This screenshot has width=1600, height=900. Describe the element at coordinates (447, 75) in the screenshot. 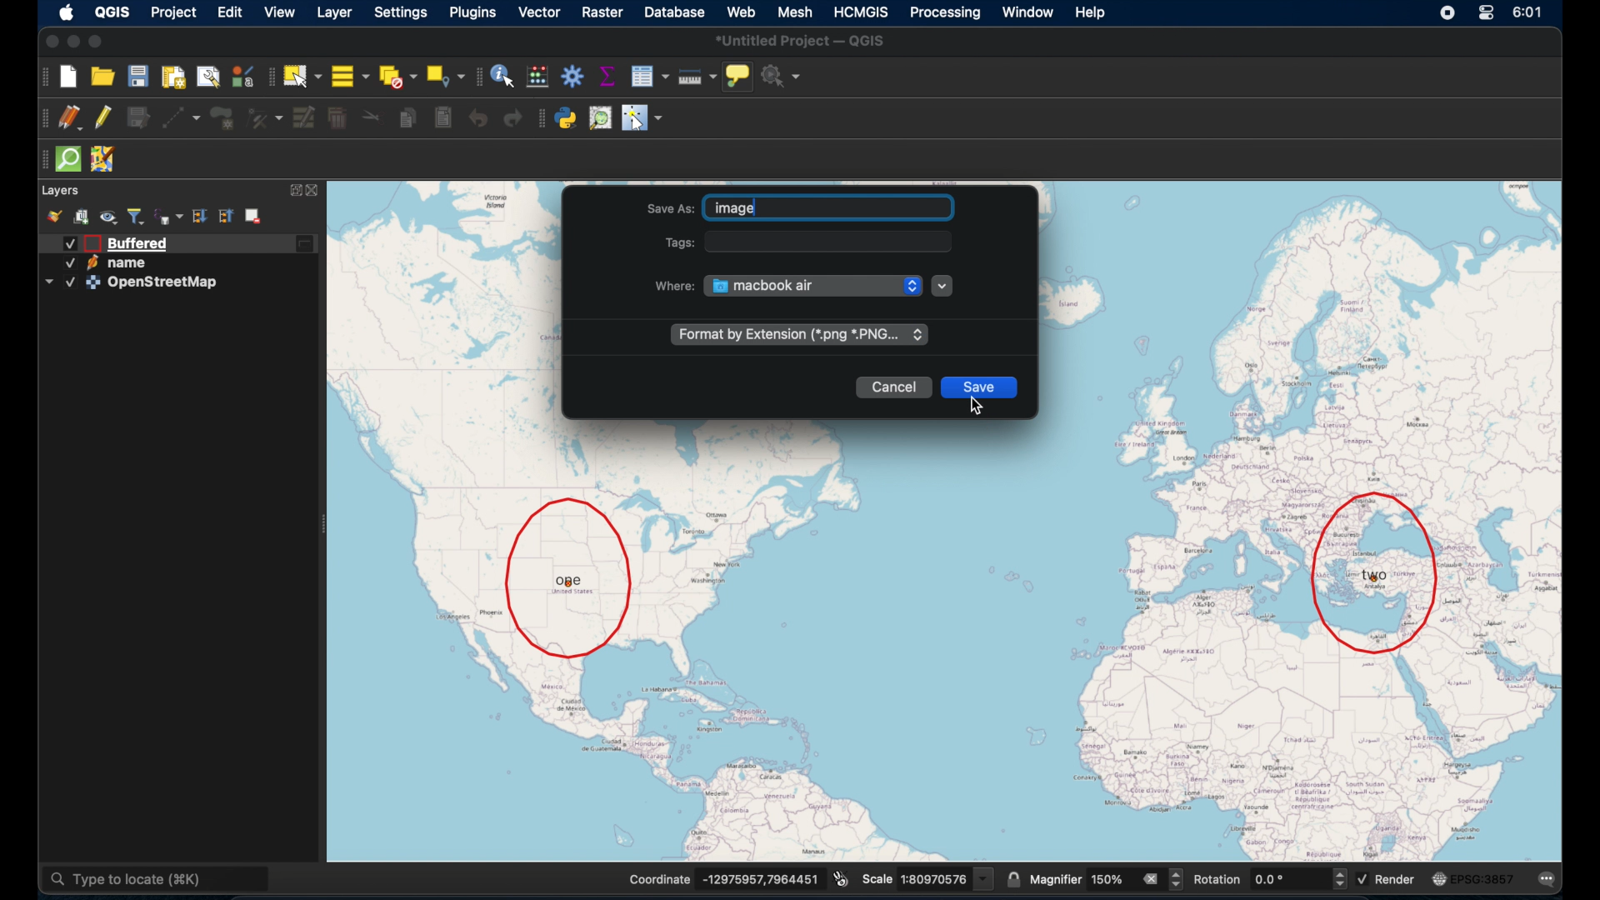

I see `select by location` at that location.